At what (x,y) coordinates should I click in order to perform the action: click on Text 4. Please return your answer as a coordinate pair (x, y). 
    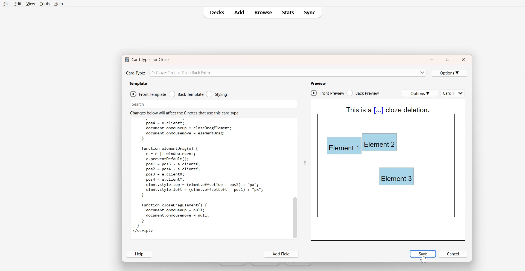
    Looking at the image, I should click on (388, 113).